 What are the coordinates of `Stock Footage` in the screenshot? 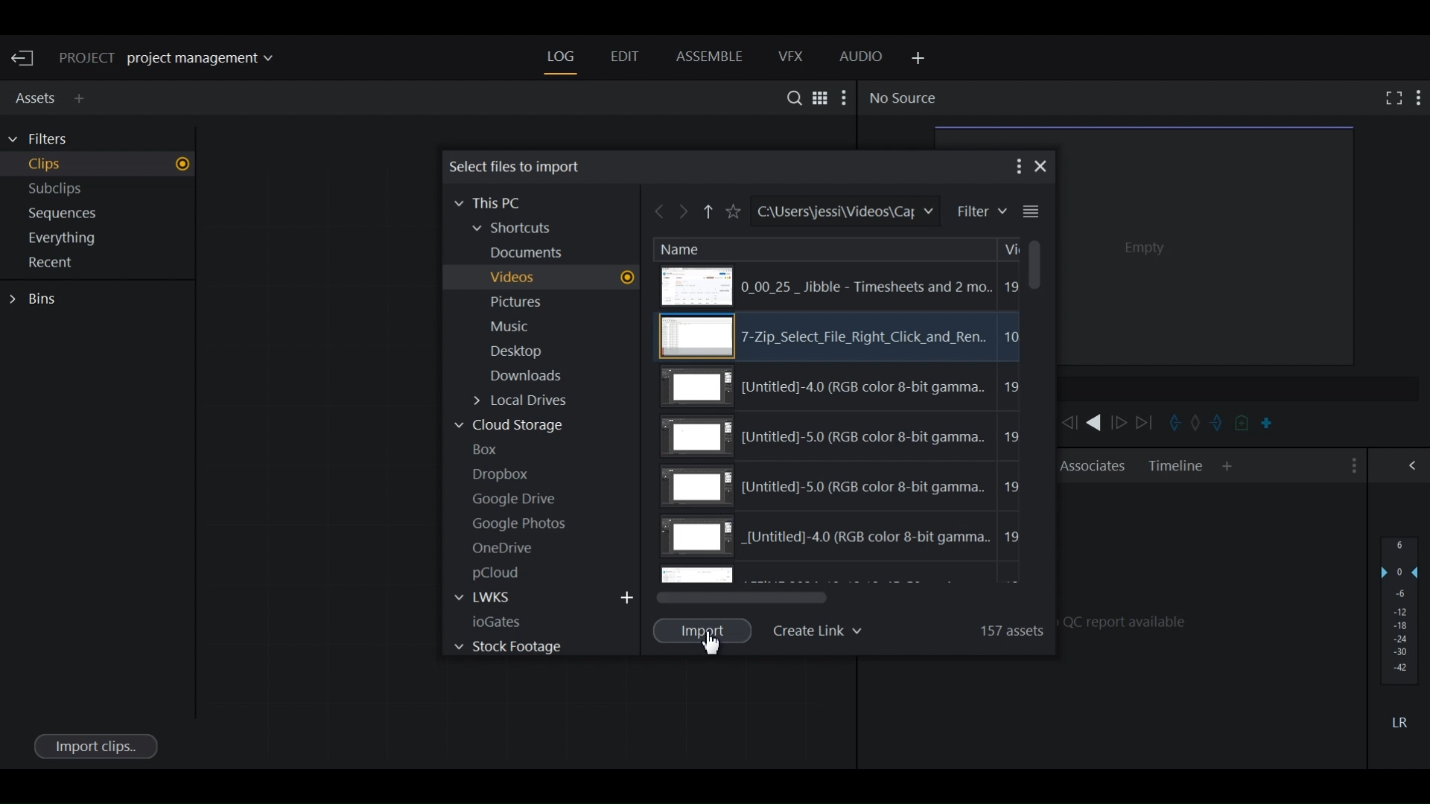 It's located at (506, 646).